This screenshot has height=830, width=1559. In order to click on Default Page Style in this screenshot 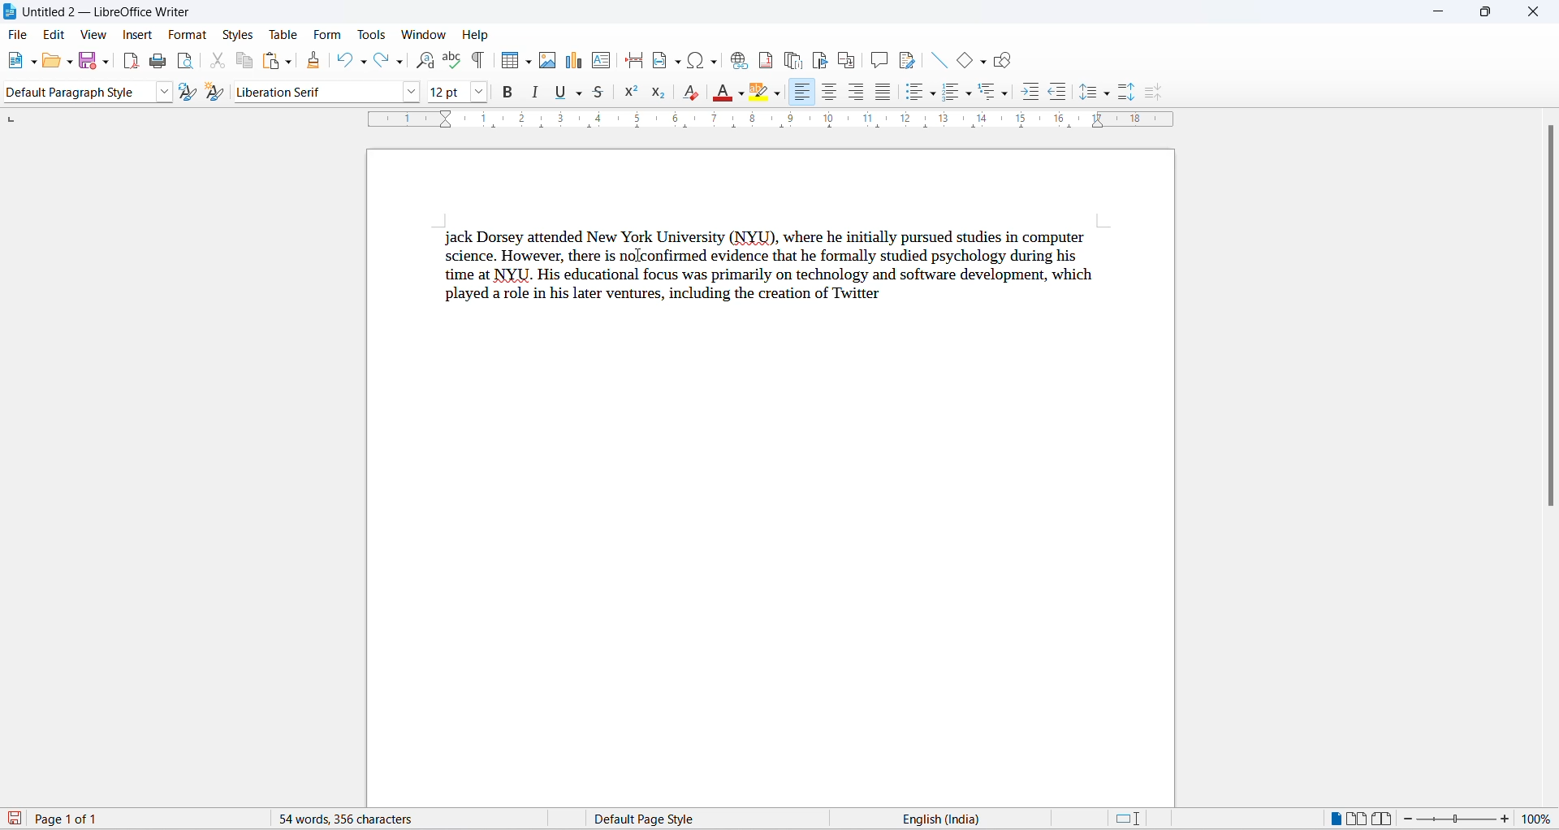, I will do `click(684, 819)`.